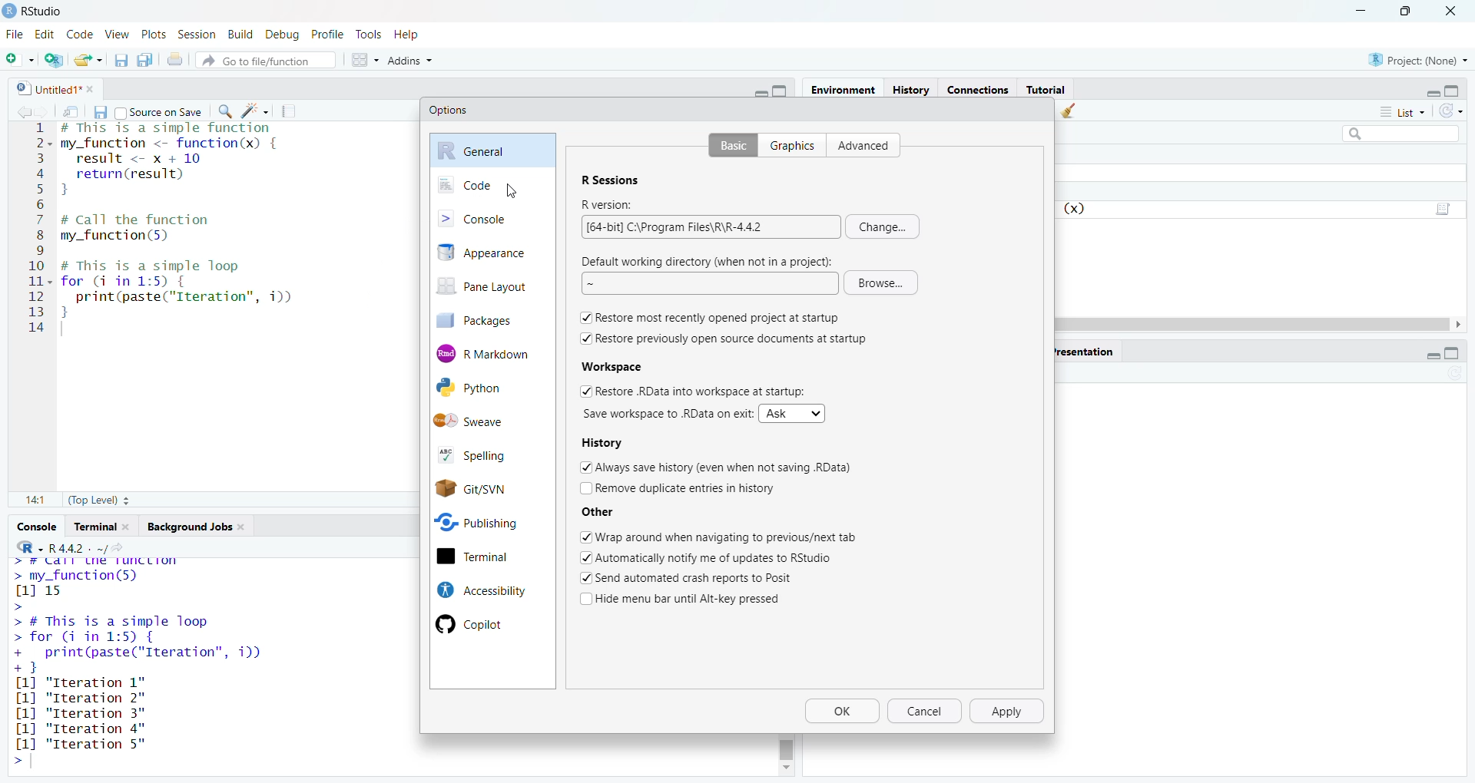  Describe the element at coordinates (94, 527) in the screenshot. I see `terminal` at that location.